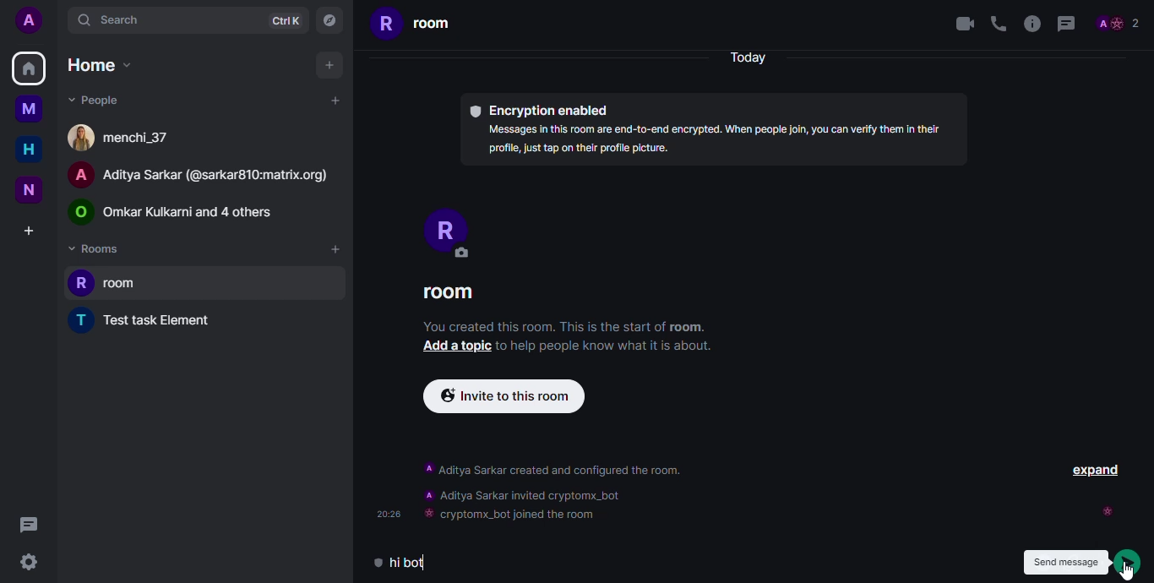 Image resolution: width=1154 pixels, height=583 pixels. I want to click on ctrlK, so click(286, 21).